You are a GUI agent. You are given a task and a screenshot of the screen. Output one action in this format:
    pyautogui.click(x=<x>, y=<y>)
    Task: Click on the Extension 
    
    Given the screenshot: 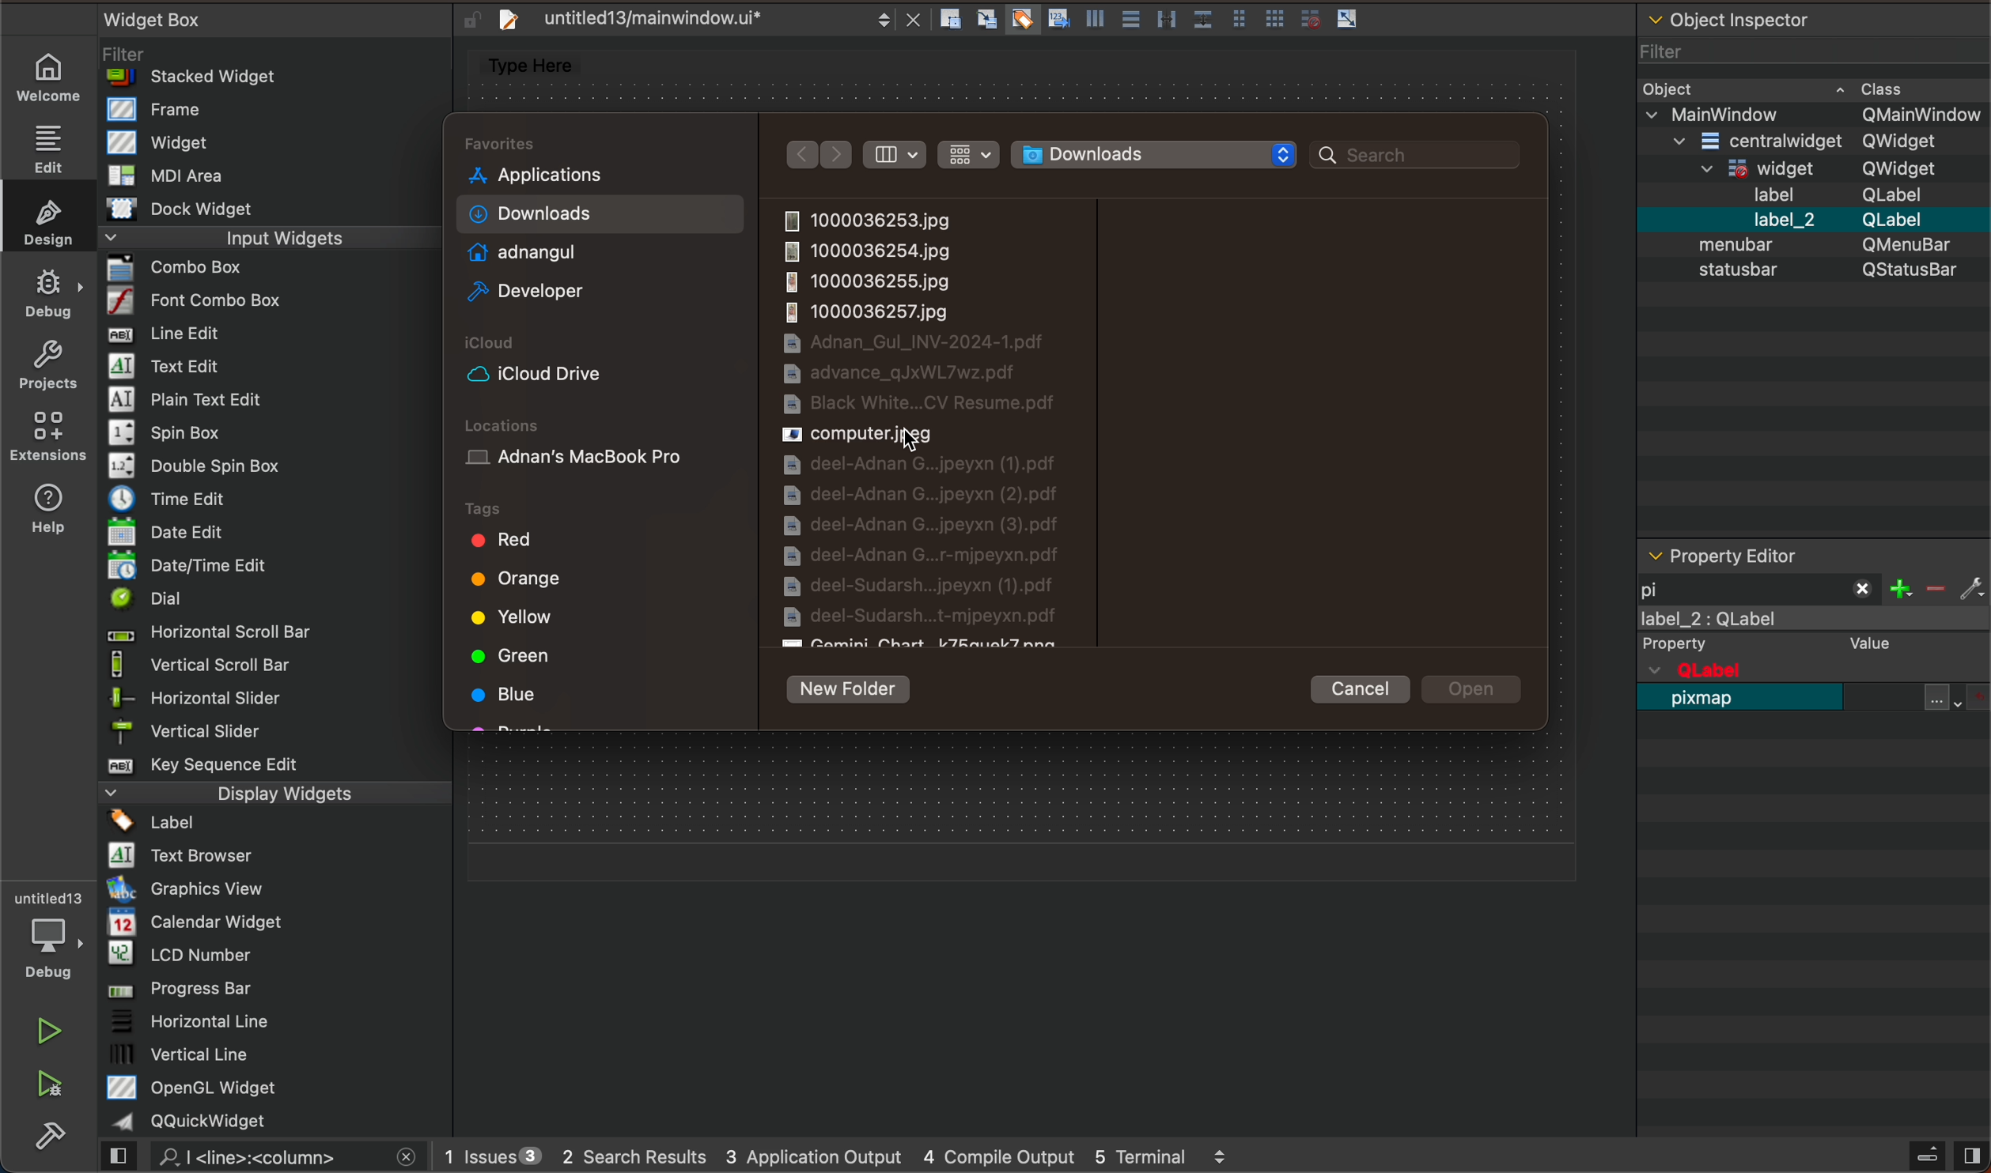 What is the action you would take?
    pyautogui.click(x=47, y=436)
    